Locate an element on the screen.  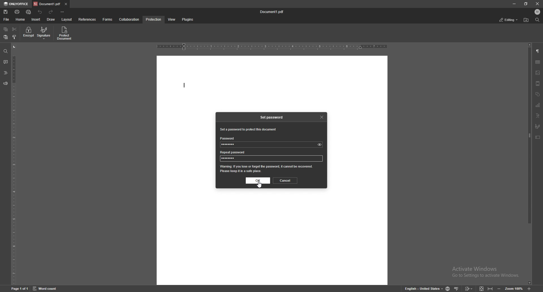
forms is located at coordinates (108, 20).